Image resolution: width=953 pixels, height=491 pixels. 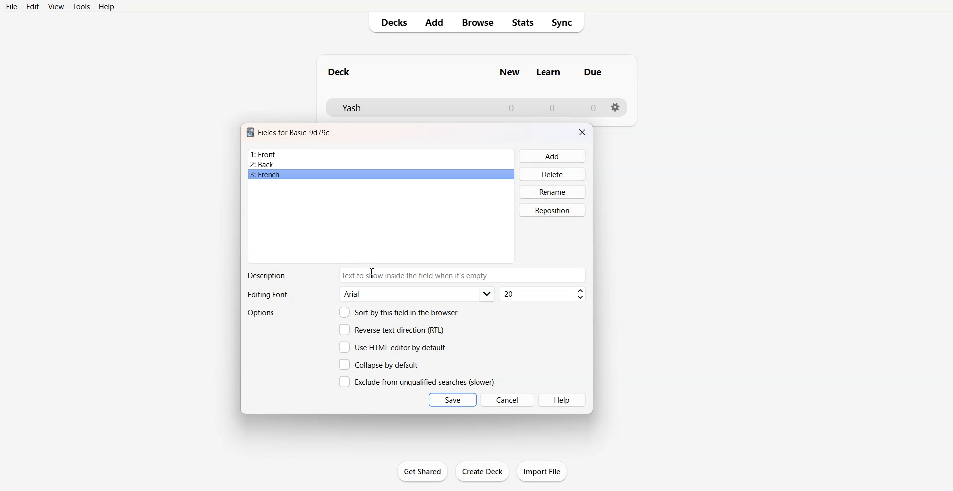 What do you see at coordinates (593, 72) in the screenshot?
I see `Column name` at bounding box center [593, 72].